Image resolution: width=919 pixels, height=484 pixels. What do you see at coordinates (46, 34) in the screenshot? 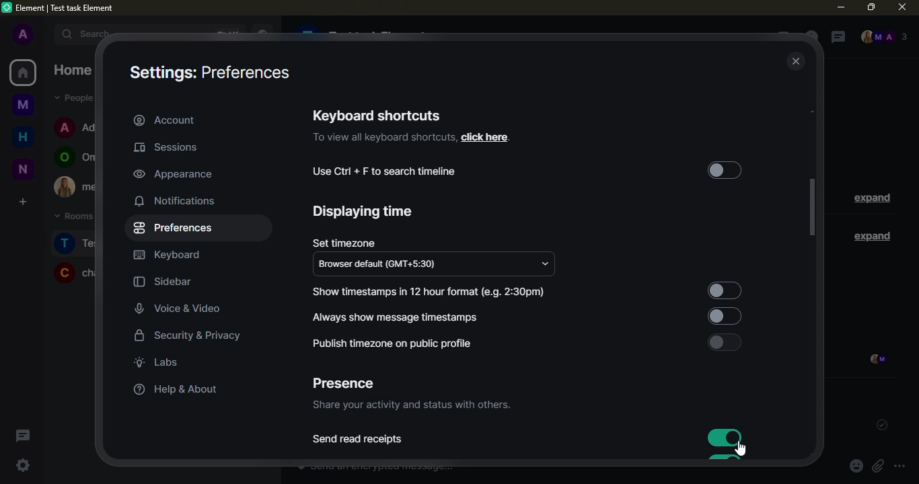
I see `expand` at bounding box center [46, 34].